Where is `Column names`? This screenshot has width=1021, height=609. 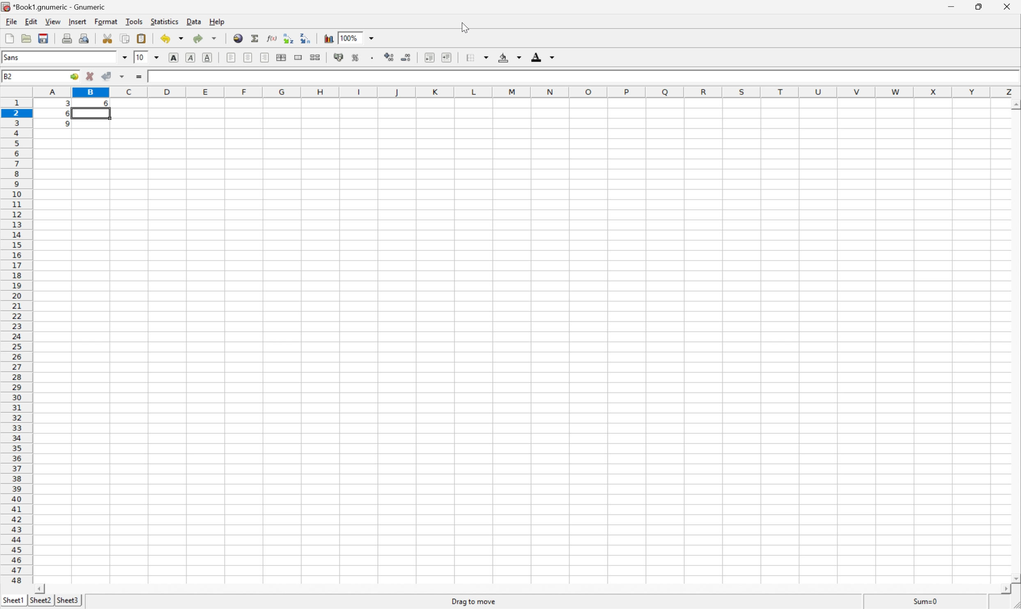 Column names is located at coordinates (524, 92).